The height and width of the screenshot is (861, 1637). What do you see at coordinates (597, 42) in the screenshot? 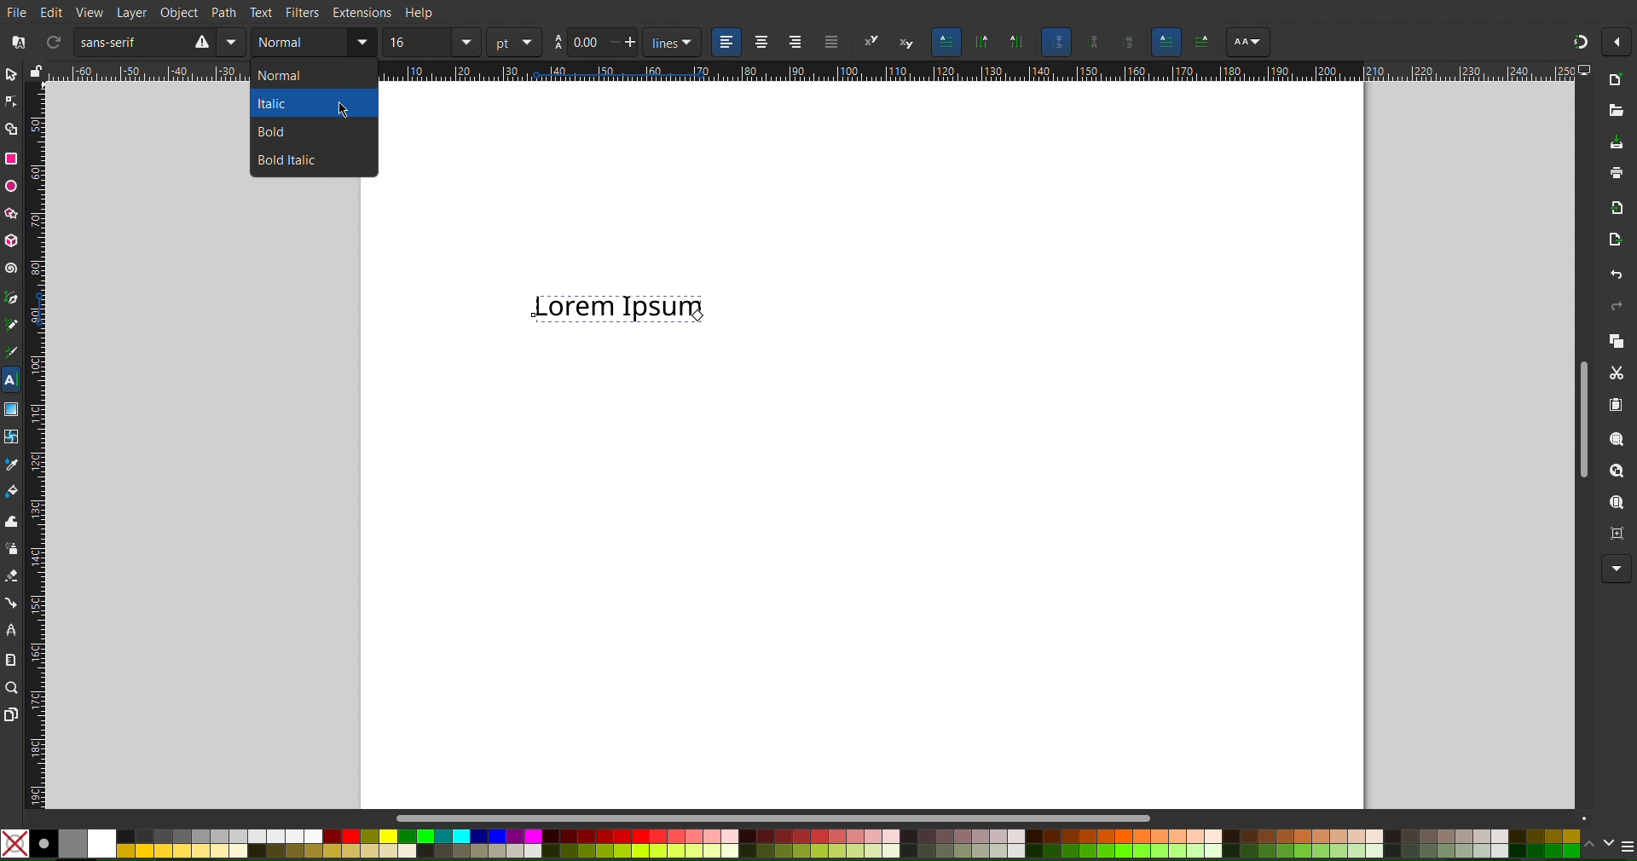
I see `Spacing between lines` at bounding box center [597, 42].